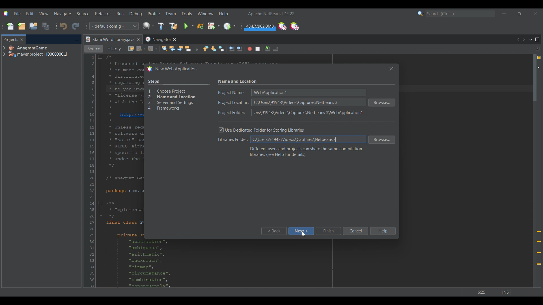  I want to click on Toggle highlight search, so click(188, 49).